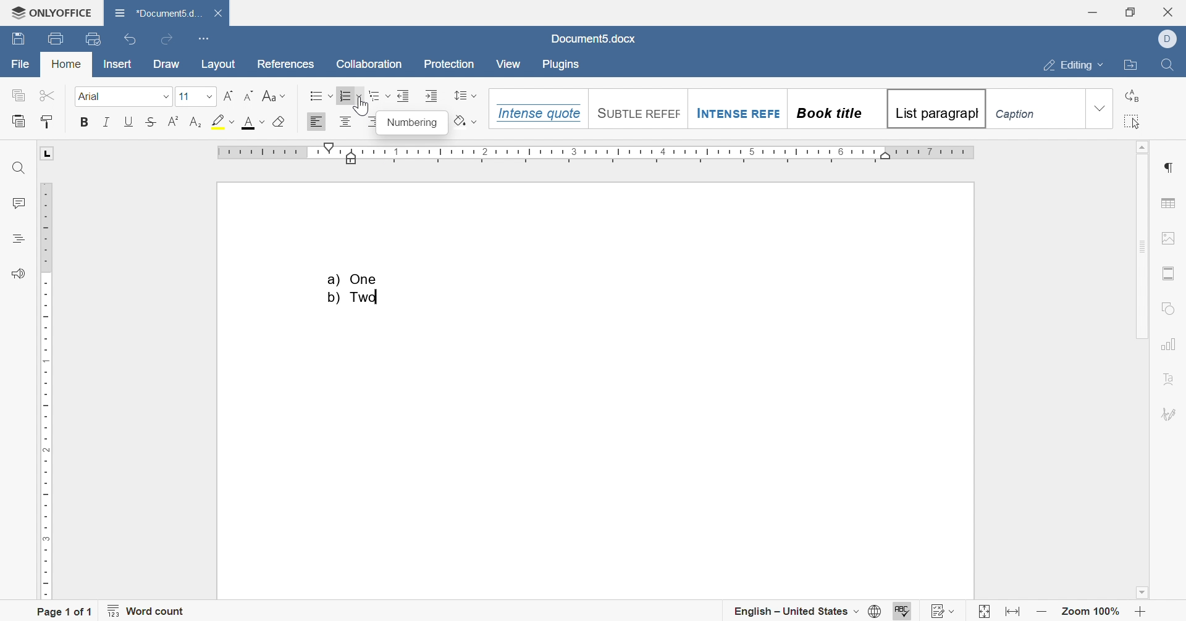  Describe the element at coordinates (195, 120) in the screenshot. I see `subscript` at that location.